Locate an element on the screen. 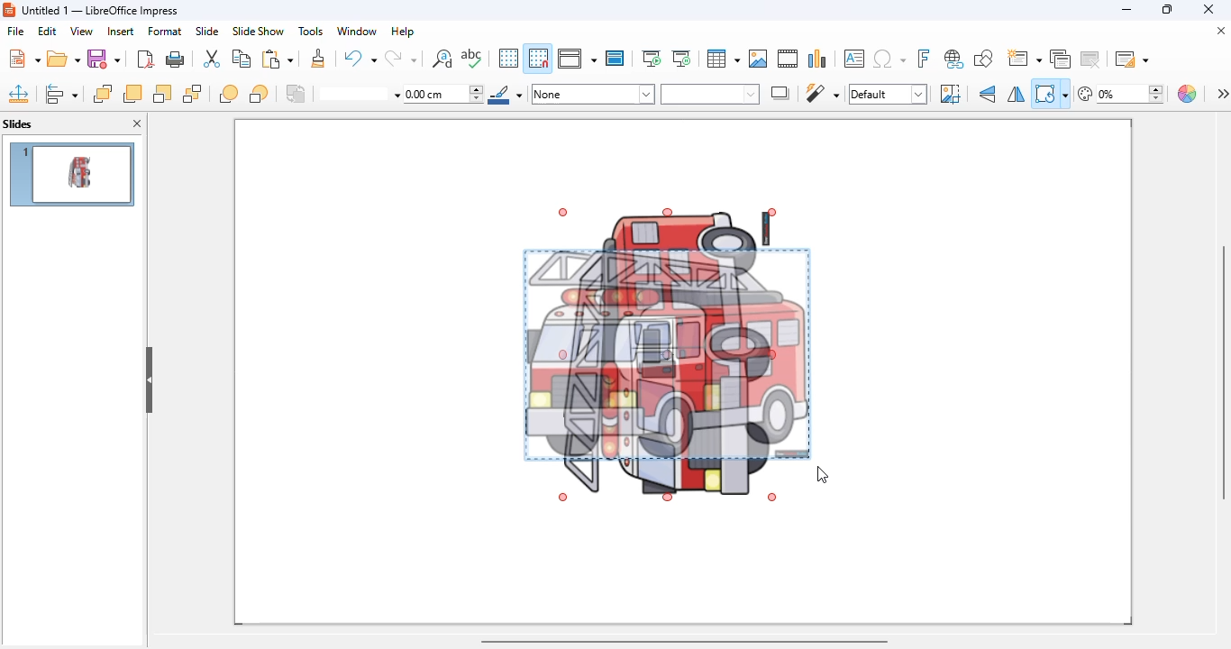  title is located at coordinates (100, 11).